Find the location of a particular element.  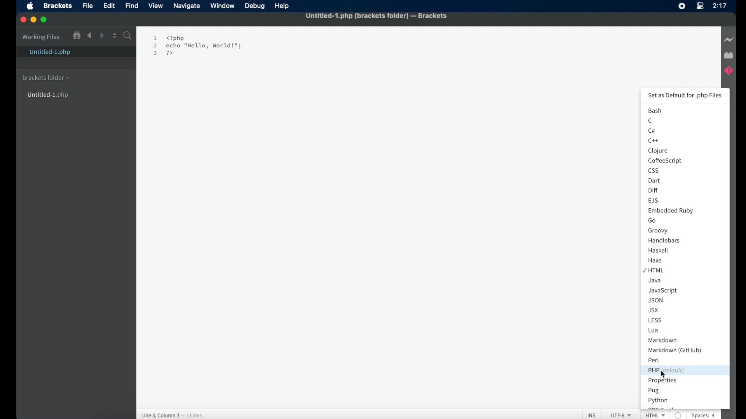

markdown is located at coordinates (662, 340).